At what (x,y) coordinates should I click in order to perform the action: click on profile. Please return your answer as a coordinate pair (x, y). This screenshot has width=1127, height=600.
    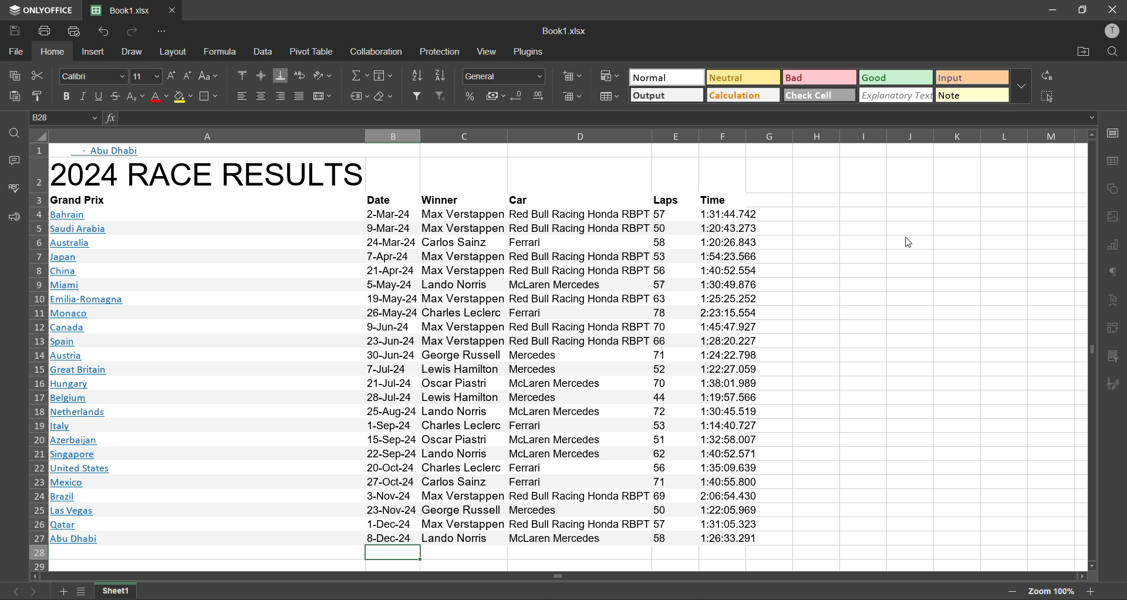
    Looking at the image, I should click on (1113, 29).